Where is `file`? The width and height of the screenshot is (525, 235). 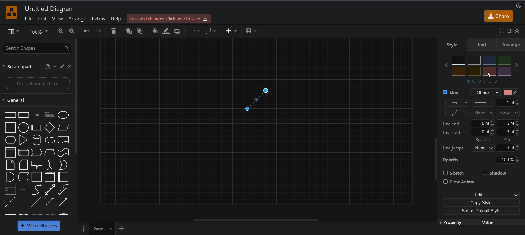
file is located at coordinates (28, 19).